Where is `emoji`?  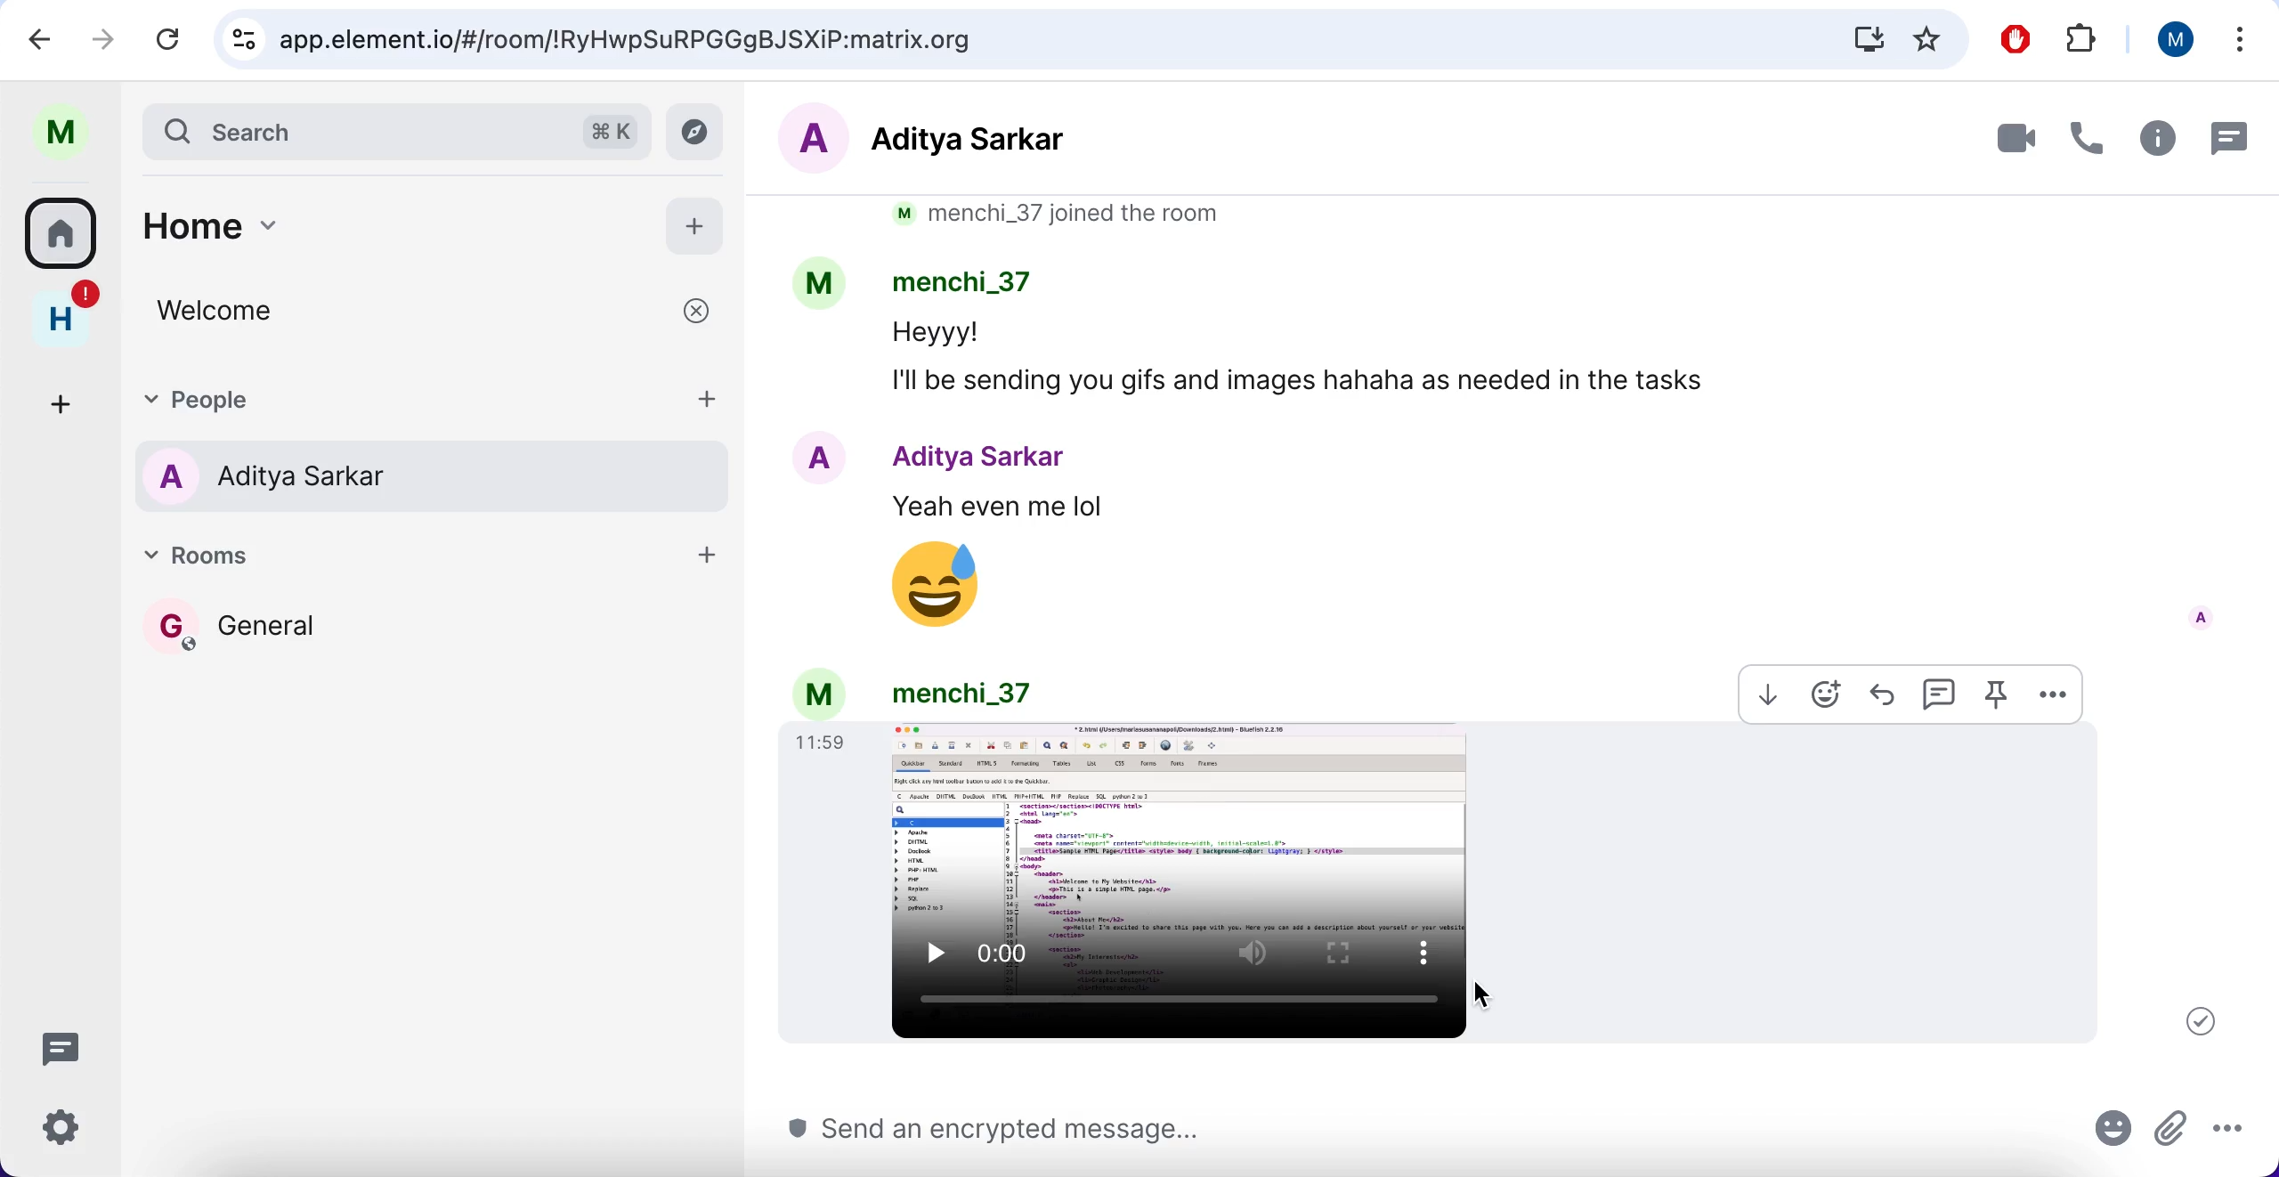
emoji is located at coordinates (944, 588).